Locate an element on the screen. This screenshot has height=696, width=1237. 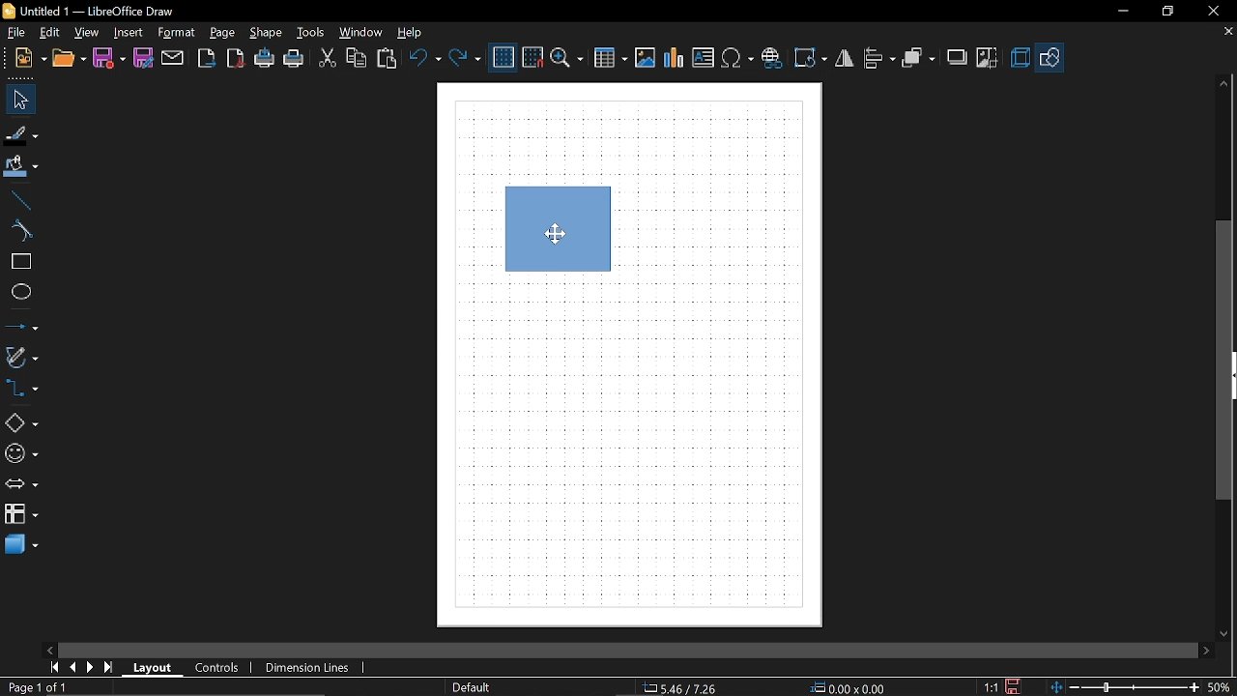
Restore down is located at coordinates (1164, 12).